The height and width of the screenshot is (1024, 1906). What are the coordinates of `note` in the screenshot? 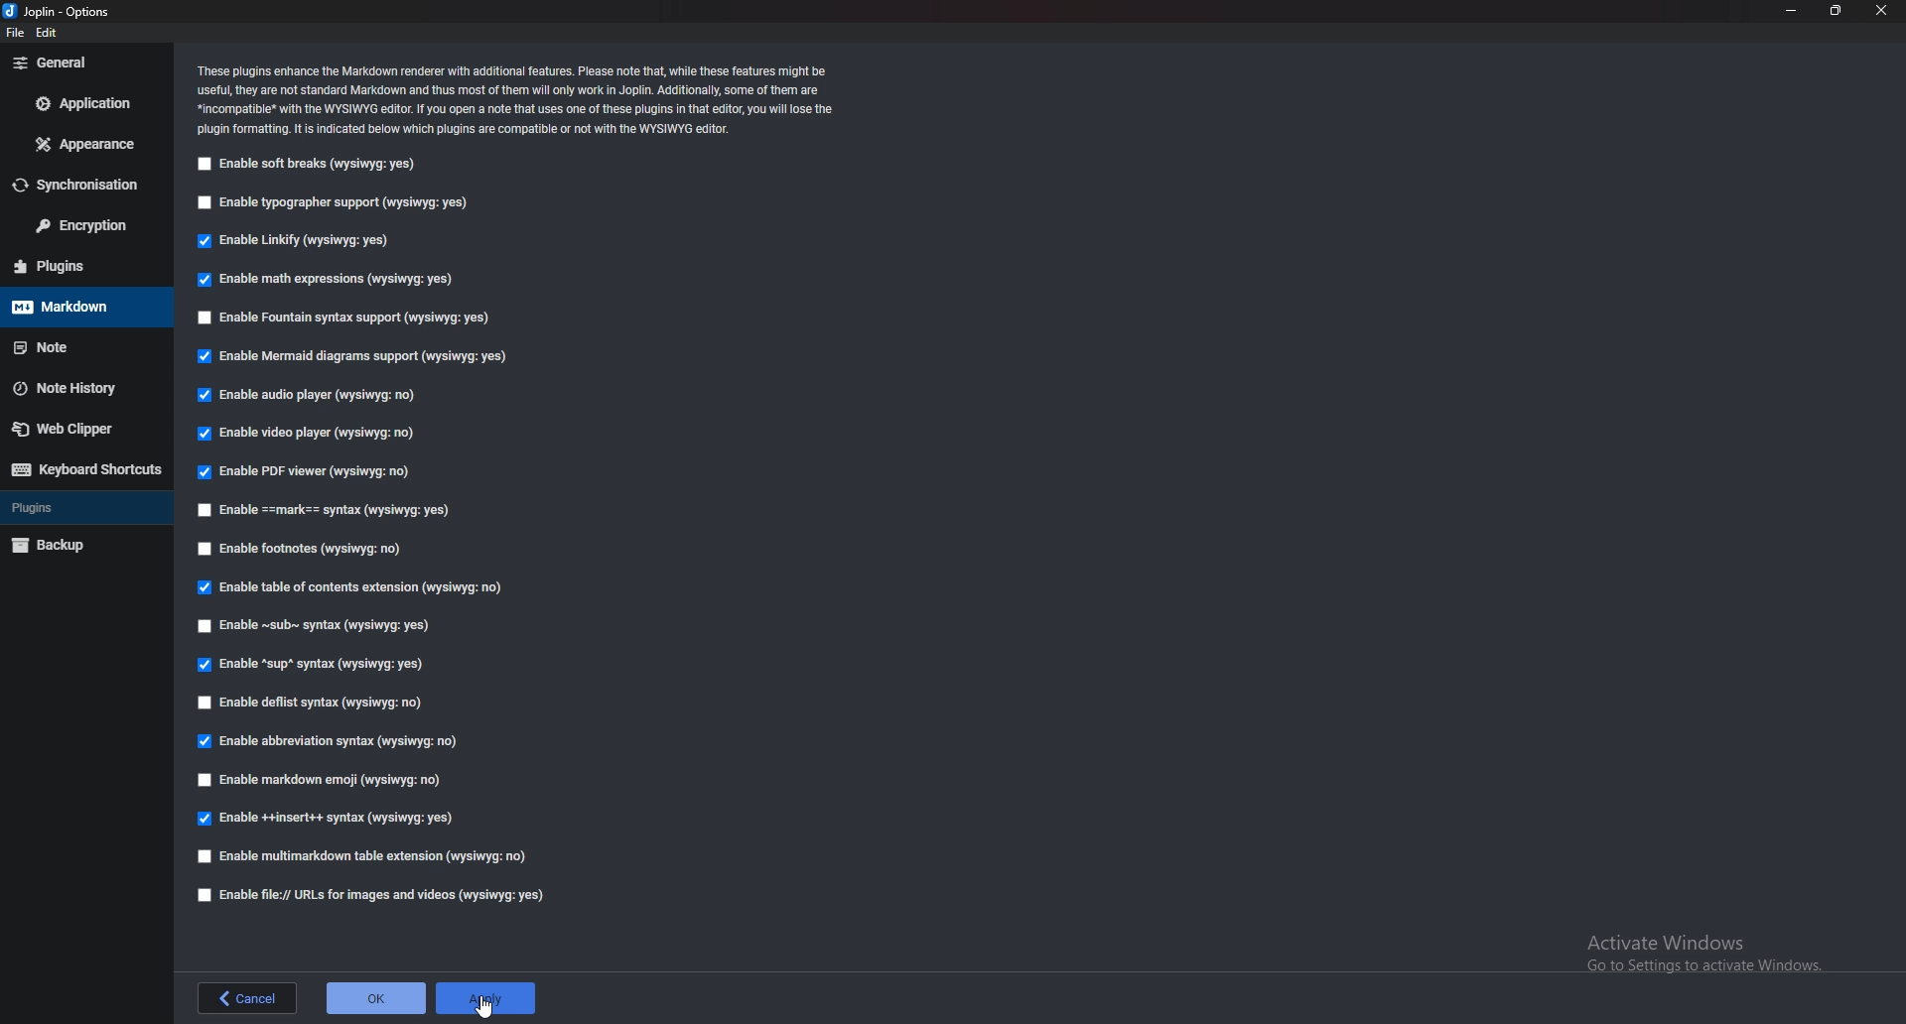 It's located at (85, 344).